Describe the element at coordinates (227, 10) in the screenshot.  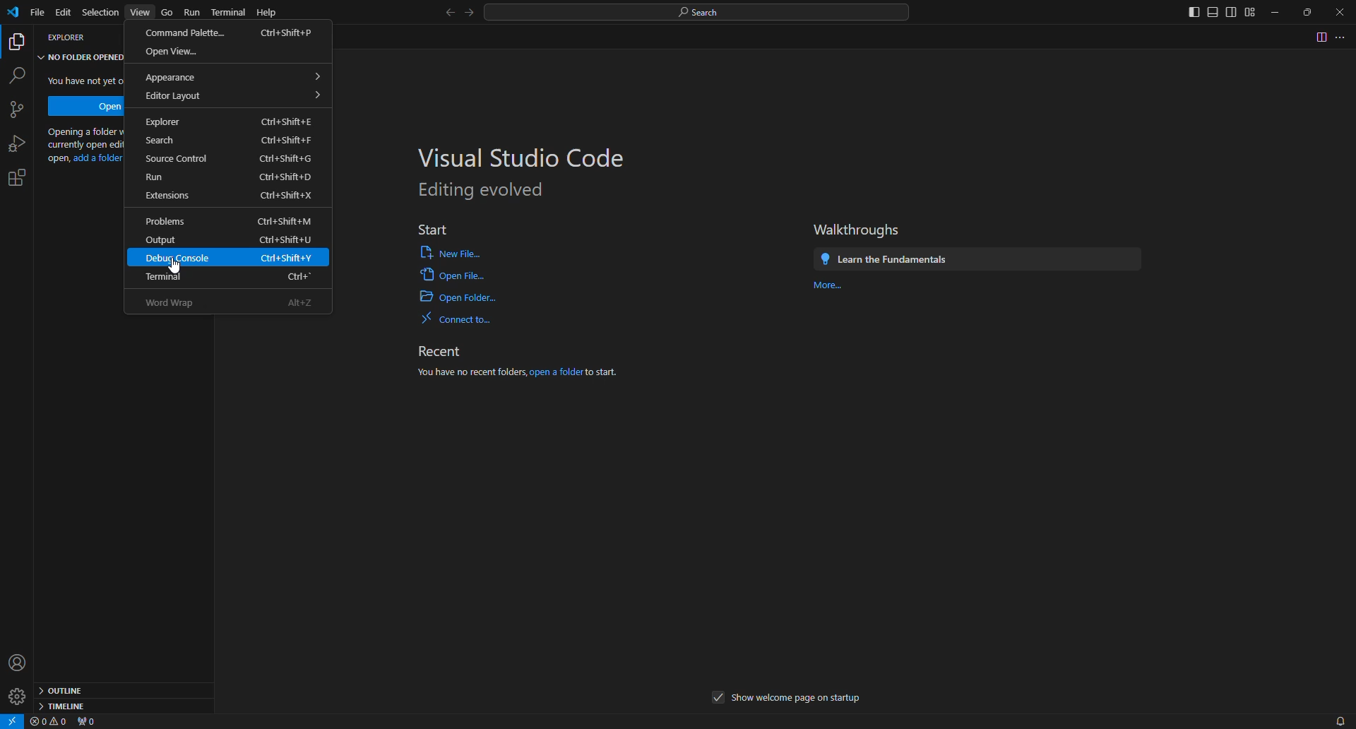
I see `Terminal` at that location.